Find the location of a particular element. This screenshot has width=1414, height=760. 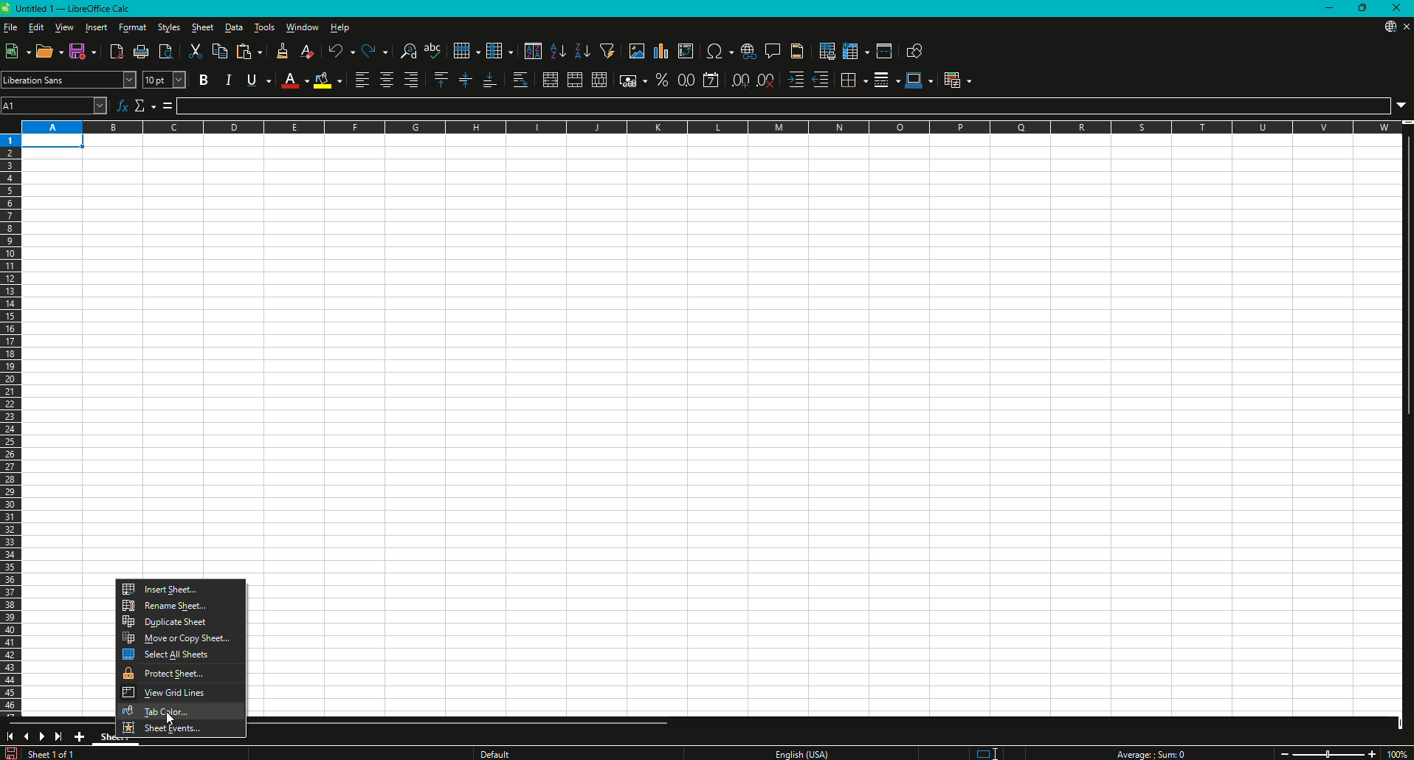

Formula is located at coordinates (168, 106).